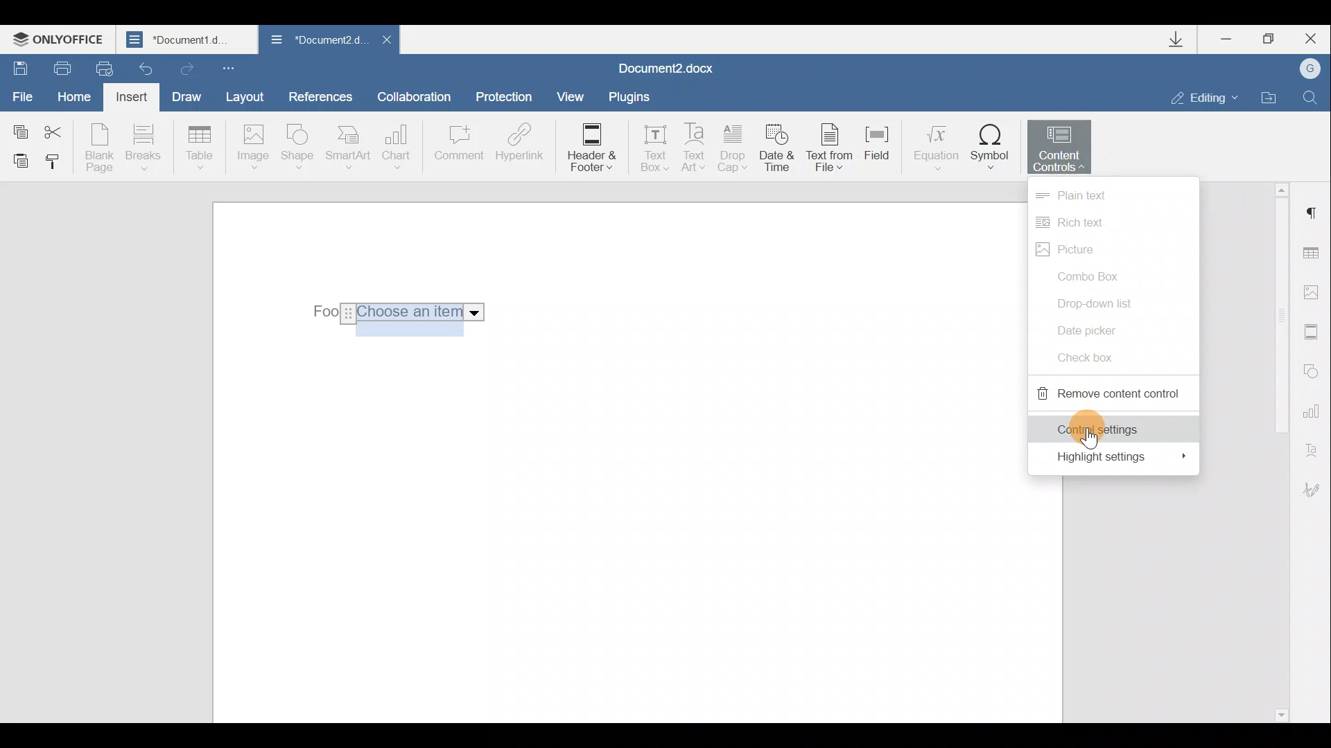  What do you see at coordinates (1317, 490) in the screenshot?
I see `Signature settings` at bounding box center [1317, 490].